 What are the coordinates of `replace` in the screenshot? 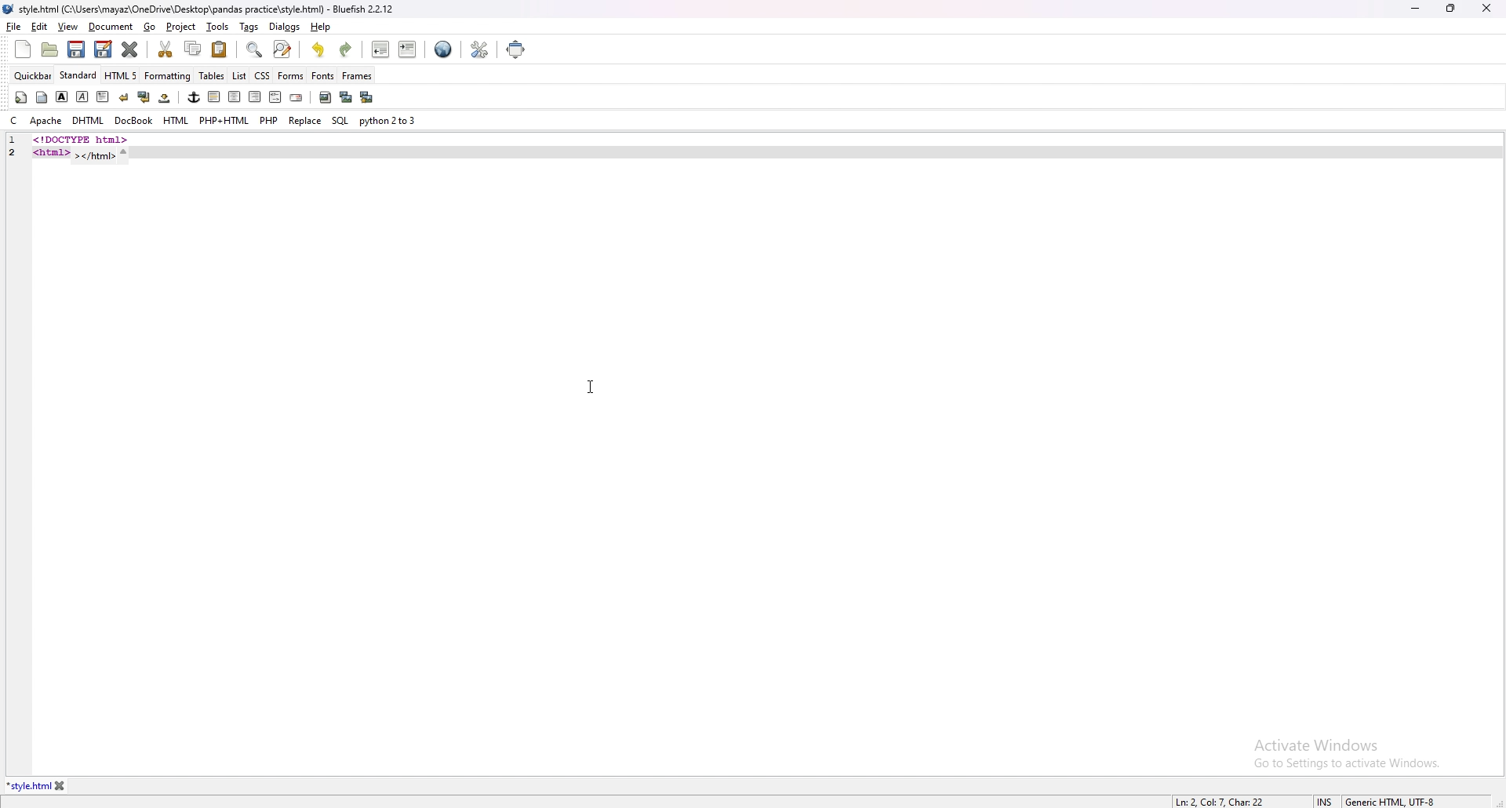 It's located at (305, 120).